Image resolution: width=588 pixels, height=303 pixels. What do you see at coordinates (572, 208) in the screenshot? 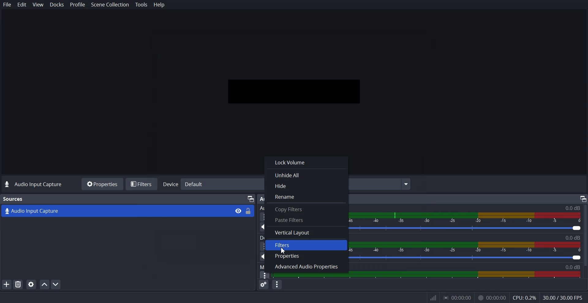
I see `Audio Input capture` at bounding box center [572, 208].